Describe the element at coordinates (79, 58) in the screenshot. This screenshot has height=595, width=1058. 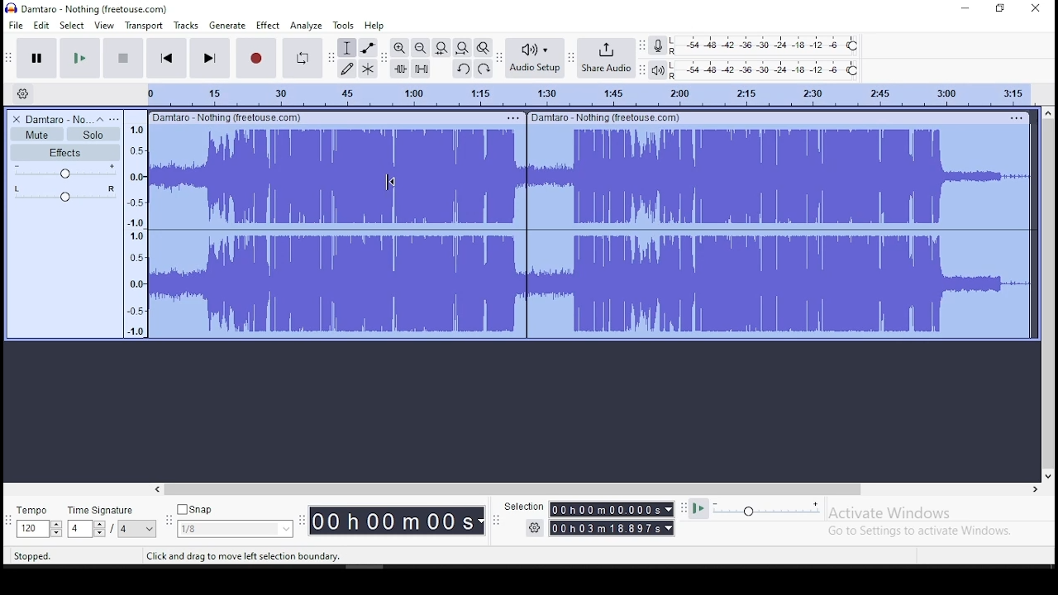
I see `play` at that location.